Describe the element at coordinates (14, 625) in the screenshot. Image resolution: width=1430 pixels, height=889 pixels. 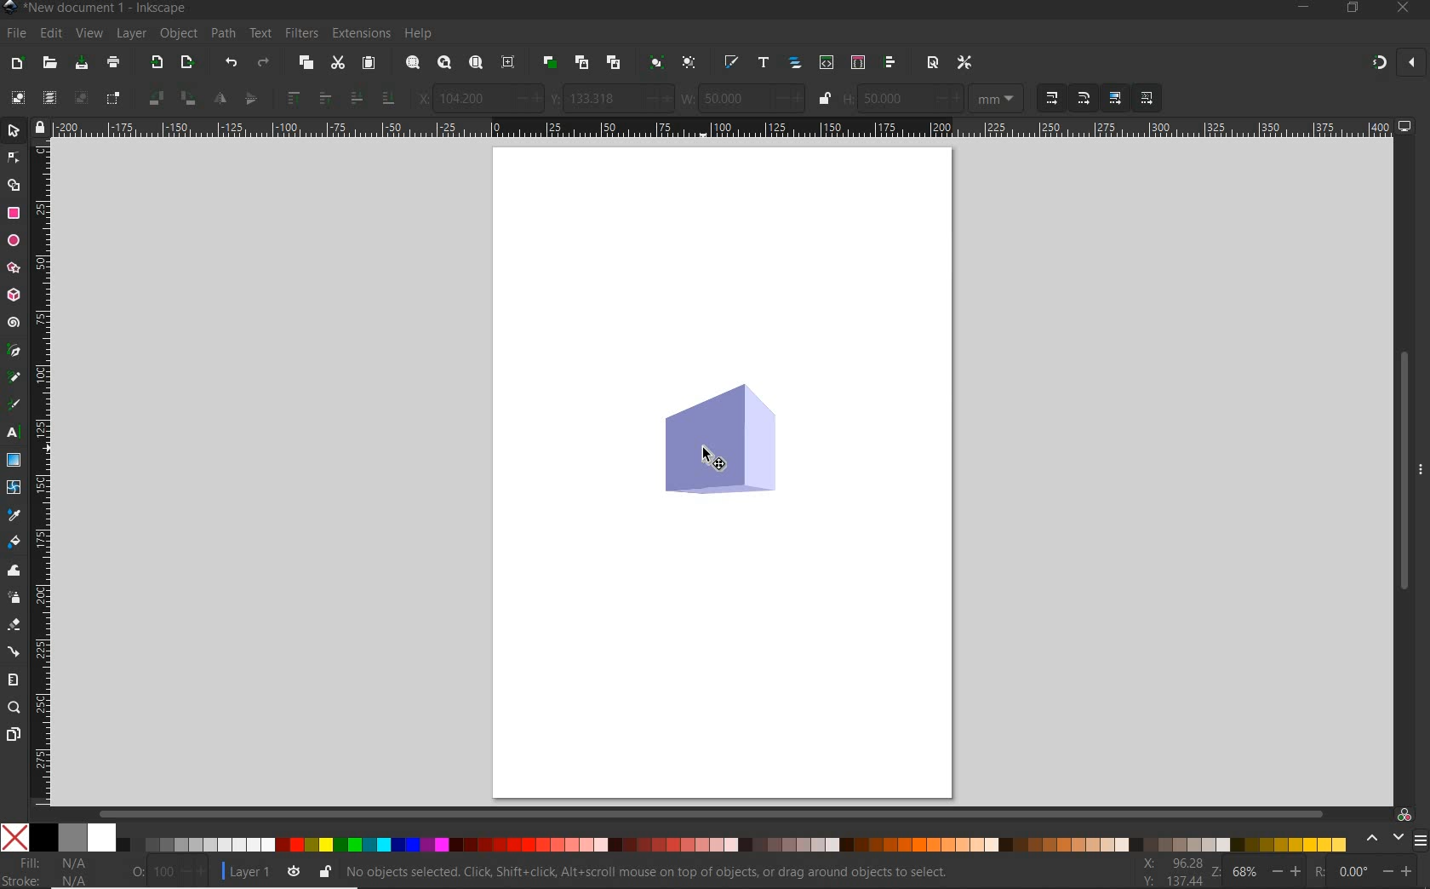
I see `eraser tool` at that location.